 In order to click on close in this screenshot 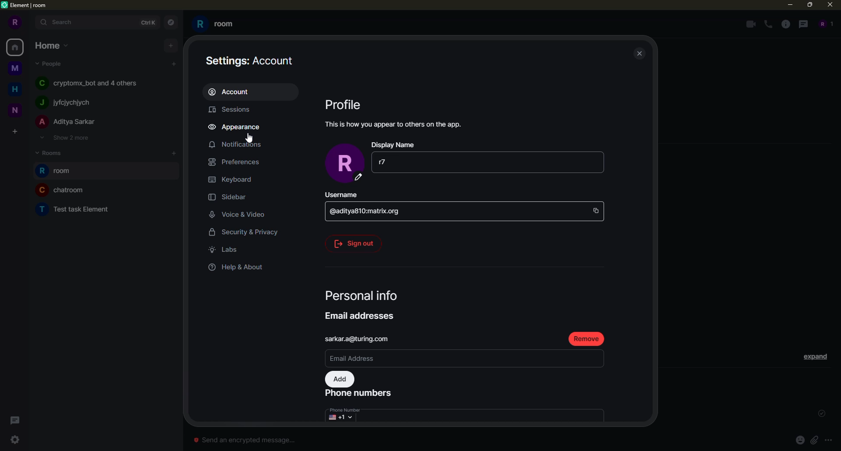, I will do `click(640, 54)`.